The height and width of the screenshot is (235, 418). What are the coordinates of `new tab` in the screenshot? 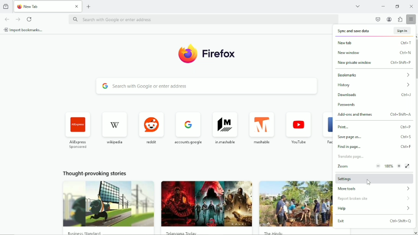 It's located at (89, 7).